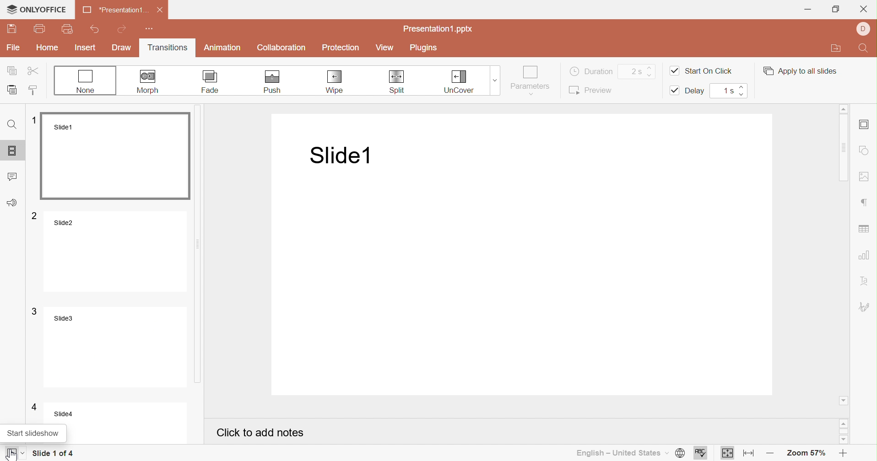 This screenshot has width=877, height=461. What do you see at coordinates (53, 453) in the screenshot?
I see `Slide 1 of 4` at bounding box center [53, 453].